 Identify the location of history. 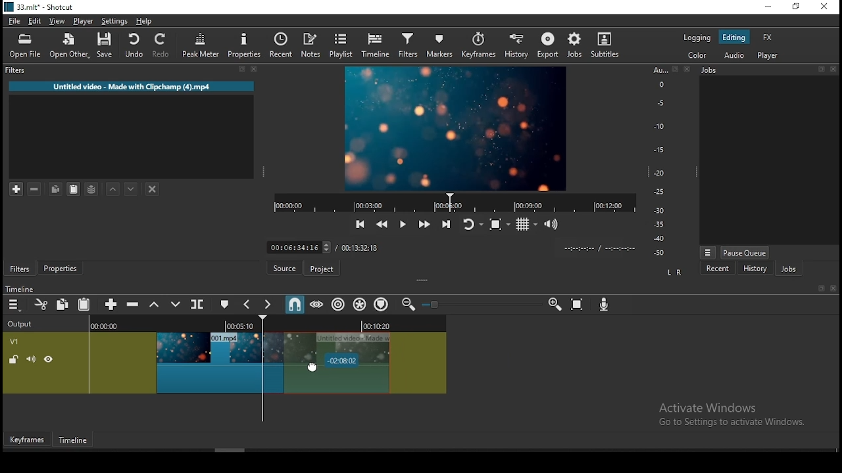
(754, 269).